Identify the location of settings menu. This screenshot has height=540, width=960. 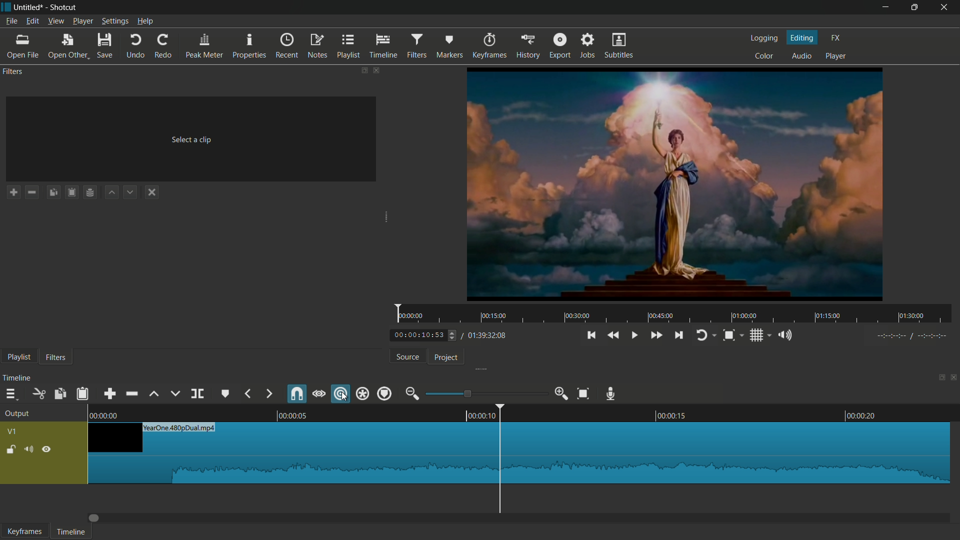
(114, 21).